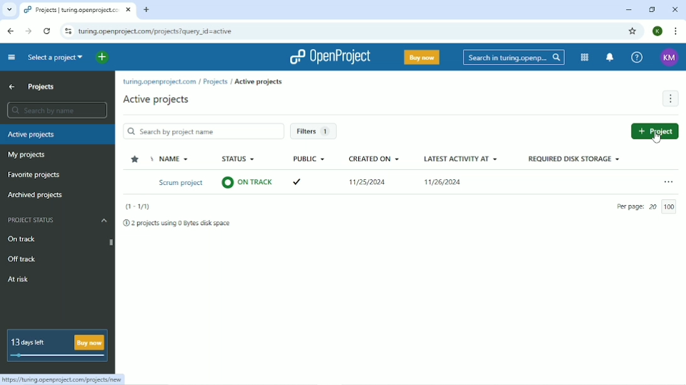 This screenshot has height=385, width=686. Describe the element at coordinates (649, 207) in the screenshot. I see `Per page: 20/100` at that location.